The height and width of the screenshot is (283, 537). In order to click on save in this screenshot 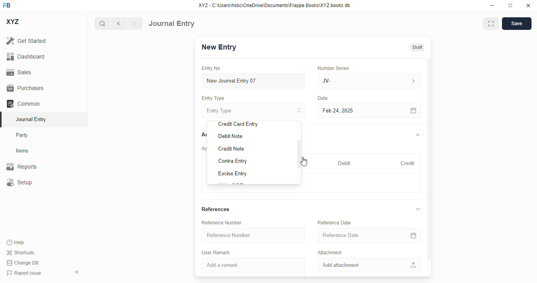, I will do `click(517, 24)`.